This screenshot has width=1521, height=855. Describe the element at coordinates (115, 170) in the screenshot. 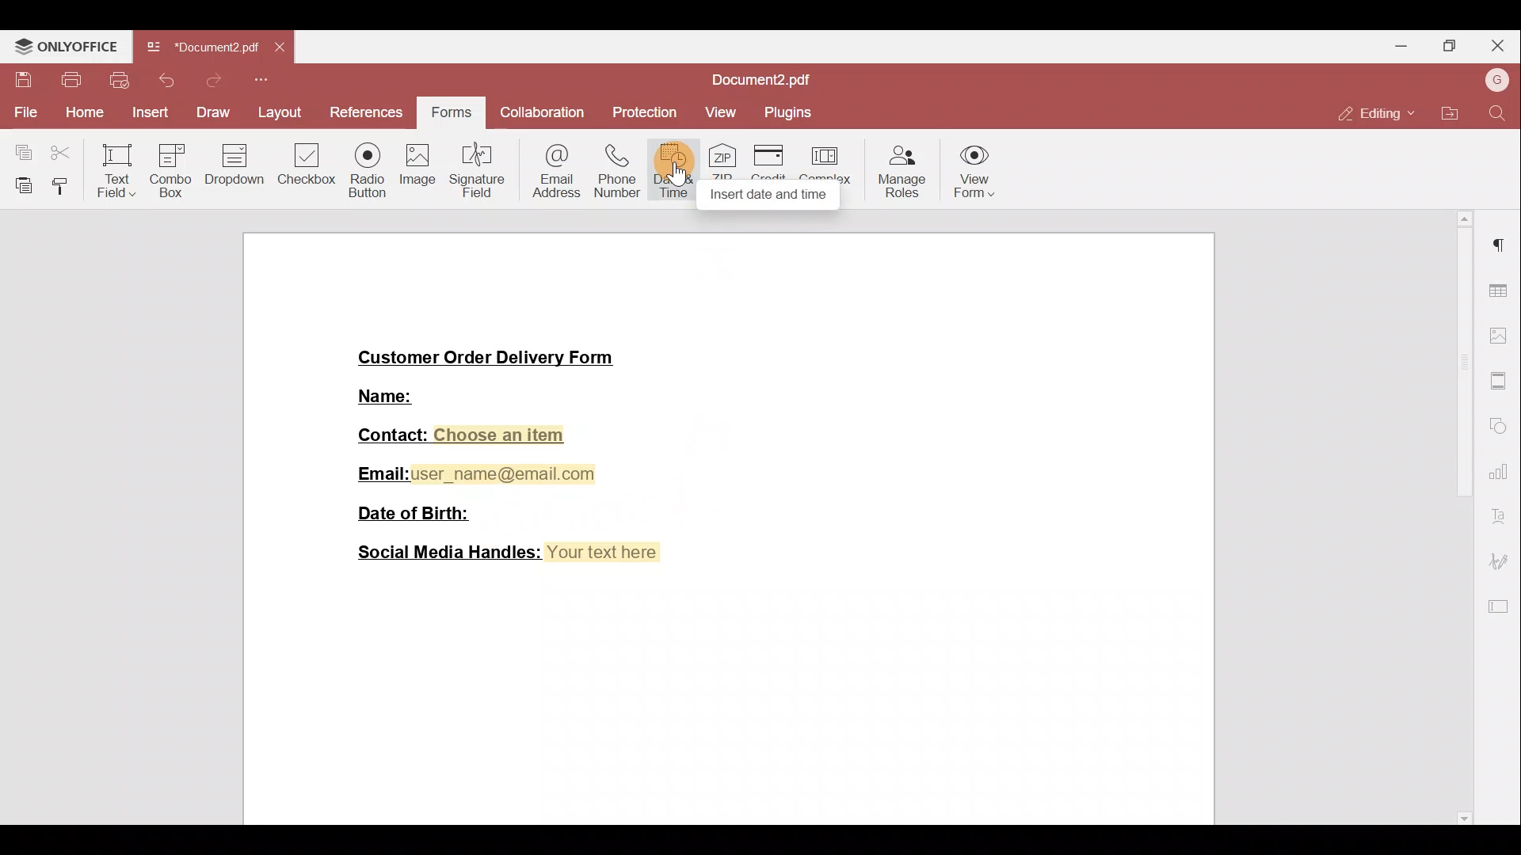

I see `Text field` at that location.